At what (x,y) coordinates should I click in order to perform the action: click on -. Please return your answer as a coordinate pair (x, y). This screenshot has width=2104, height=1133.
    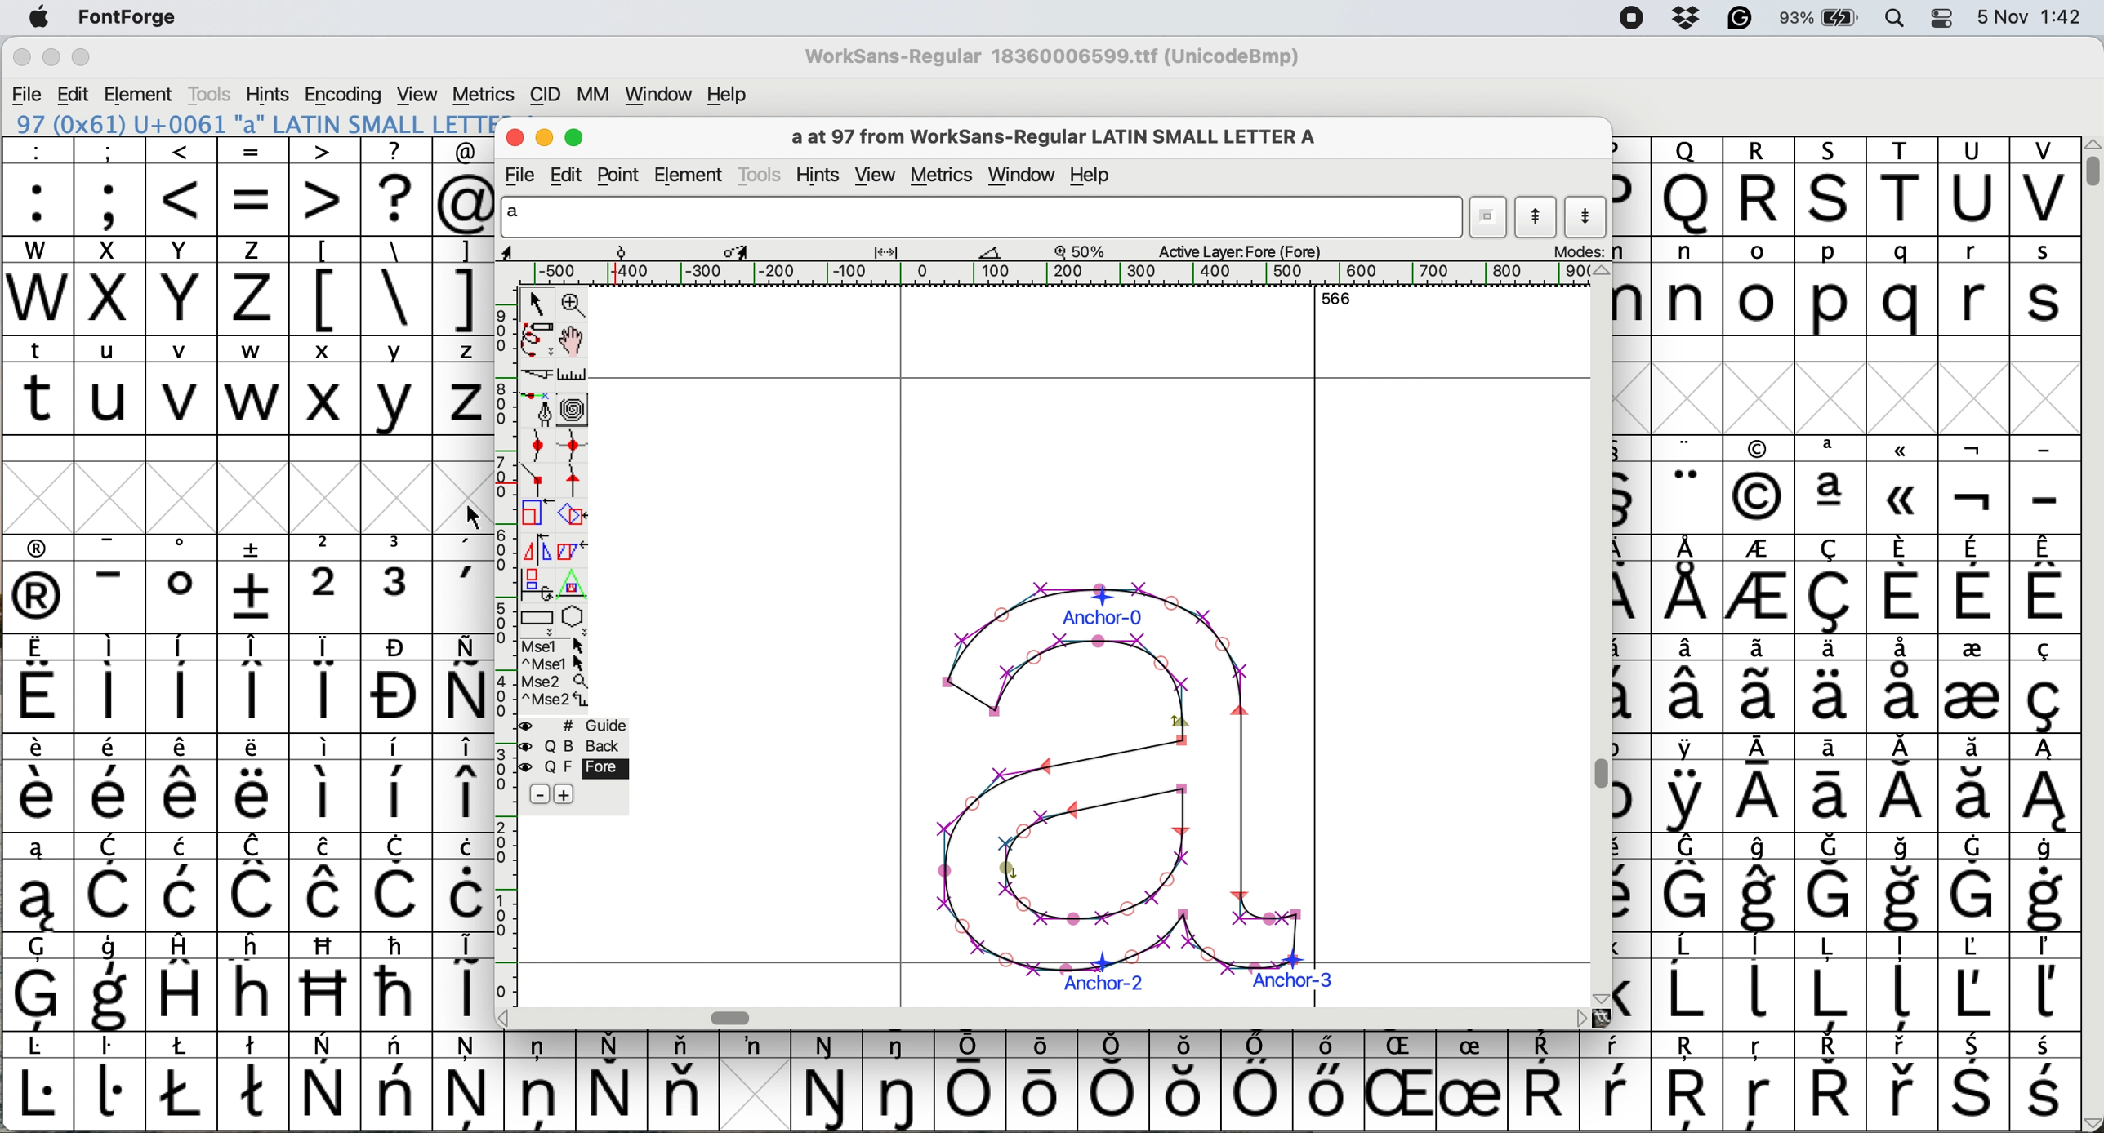
    Looking at the image, I should click on (2045, 487).